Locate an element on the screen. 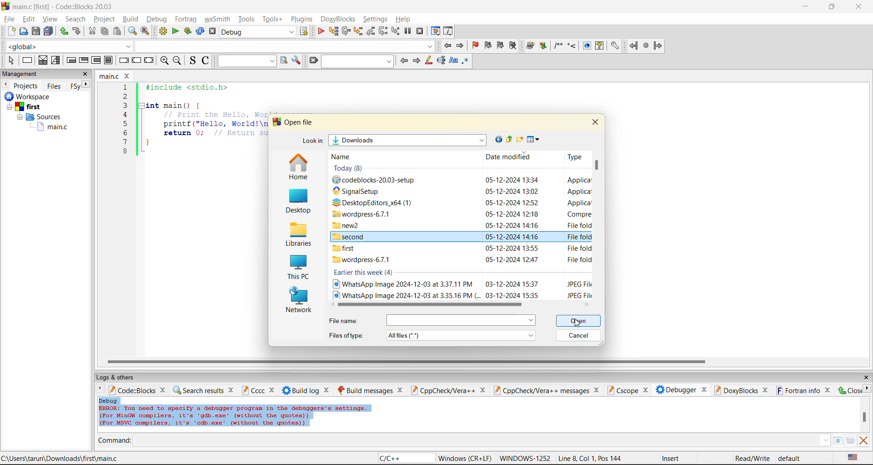 Image resolution: width=873 pixels, height=465 pixels. code:blocks is located at coordinates (132, 390).